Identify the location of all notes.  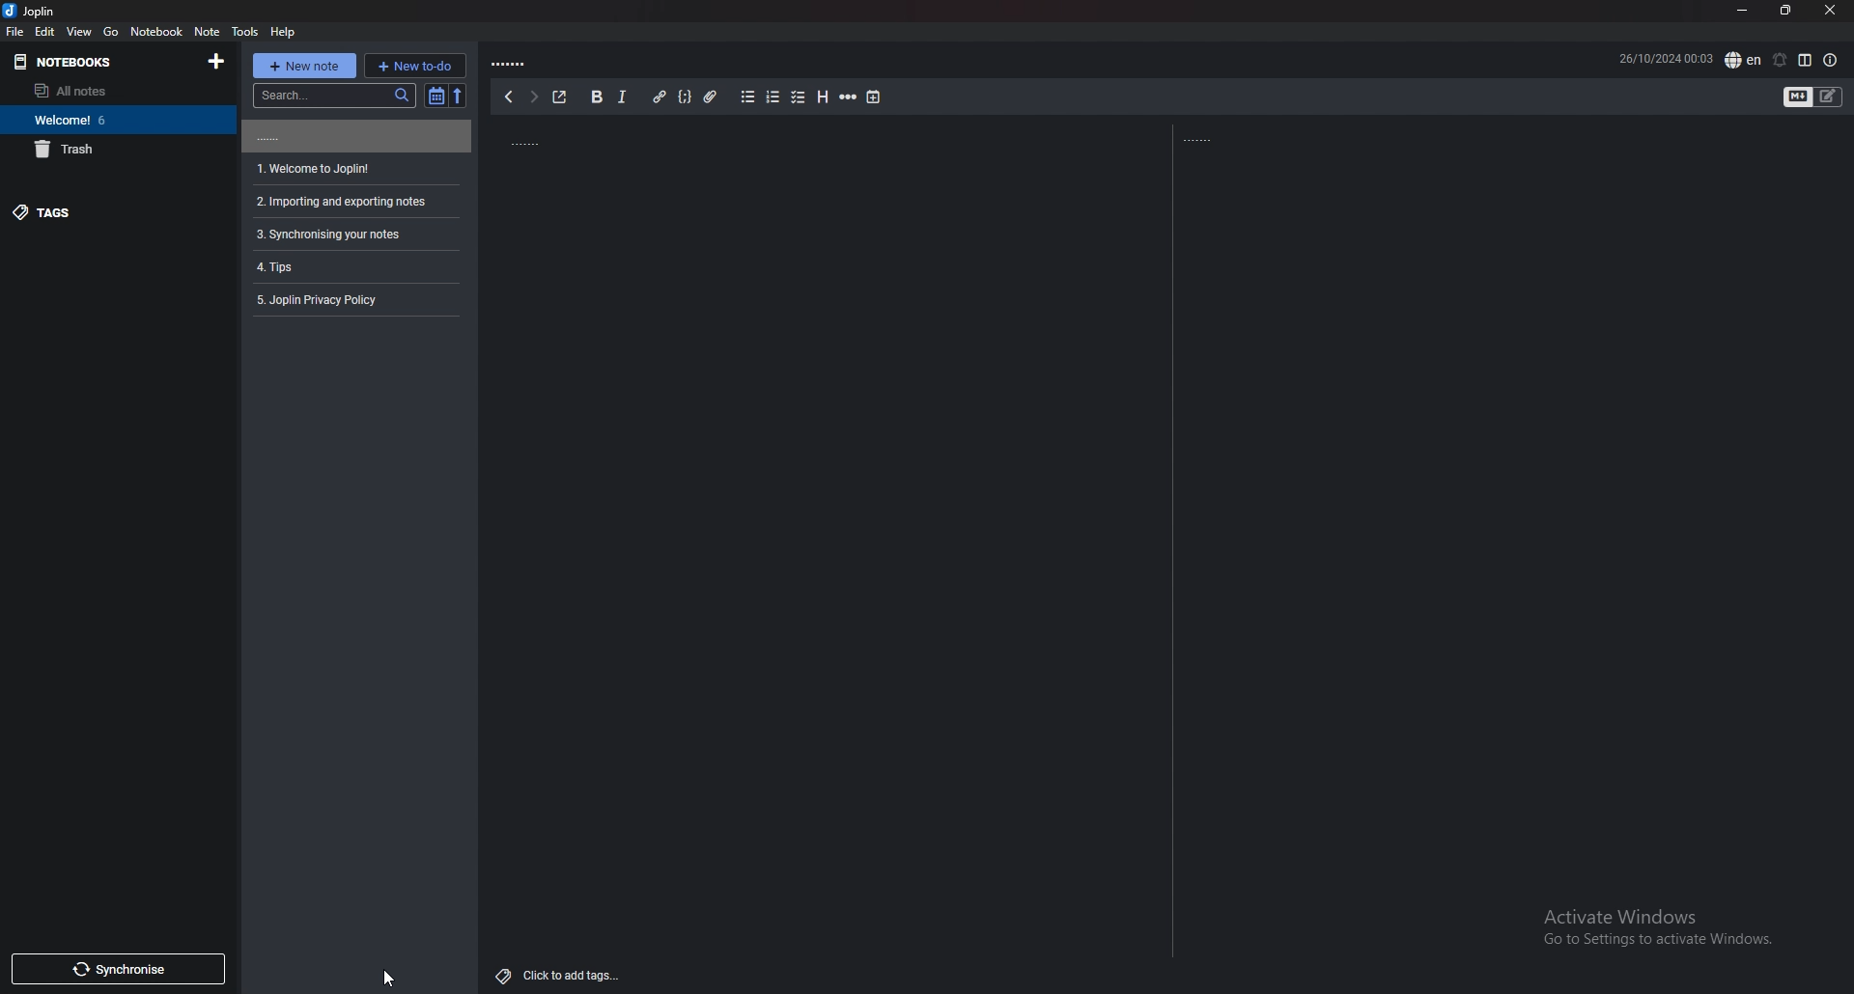
(106, 90).